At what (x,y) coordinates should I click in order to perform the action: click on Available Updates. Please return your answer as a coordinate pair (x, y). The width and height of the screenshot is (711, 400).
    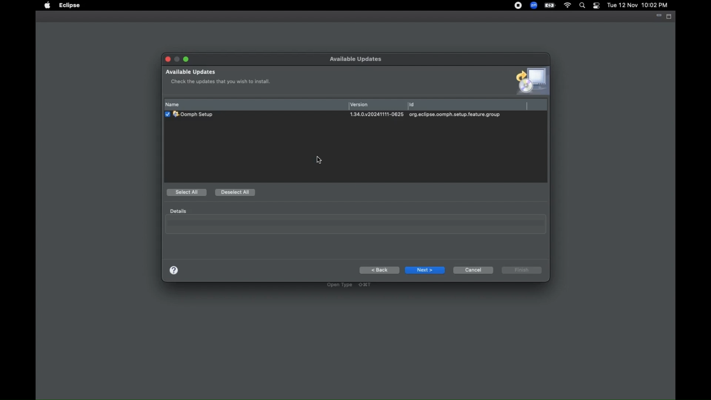
    Looking at the image, I should click on (358, 59).